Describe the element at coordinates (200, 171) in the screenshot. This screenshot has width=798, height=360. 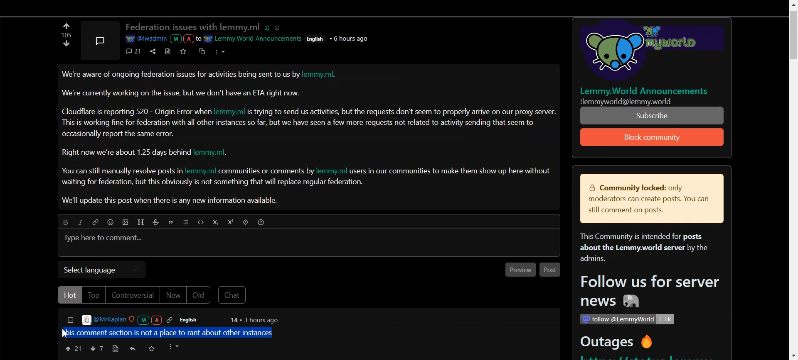
I see `lemmy.ml` at that location.